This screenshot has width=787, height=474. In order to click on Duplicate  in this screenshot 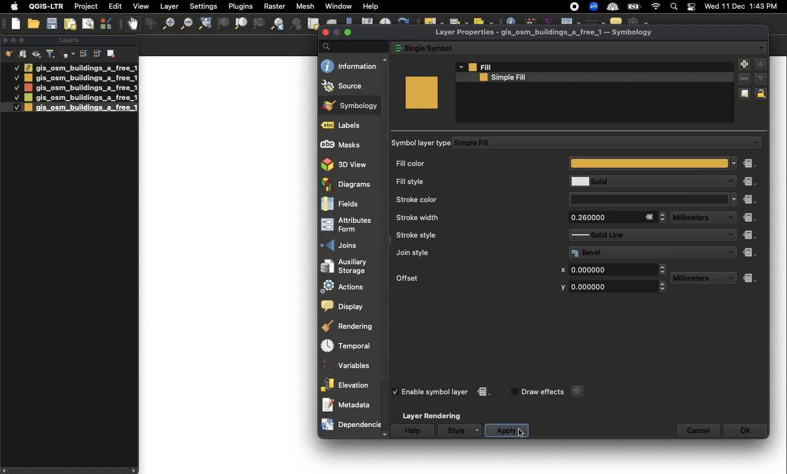, I will do `click(744, 94)`.